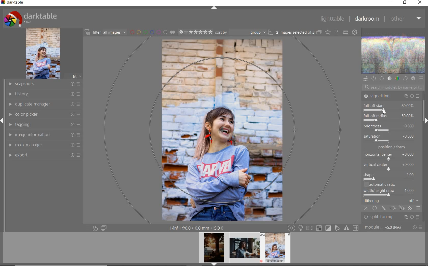 This screenshot has width=428, height=266. What do you see at coordinates (425, 121) in the screenshot?
I see `expand/collapse` at bounding box center [425, 121].